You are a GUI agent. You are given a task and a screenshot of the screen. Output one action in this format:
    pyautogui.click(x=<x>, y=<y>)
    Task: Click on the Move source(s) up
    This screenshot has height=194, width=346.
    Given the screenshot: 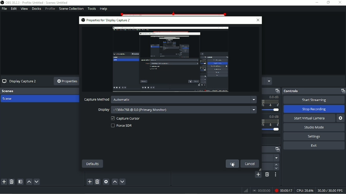 What is the action you would take?
    pyautogui.click(x=115, y=182)
    